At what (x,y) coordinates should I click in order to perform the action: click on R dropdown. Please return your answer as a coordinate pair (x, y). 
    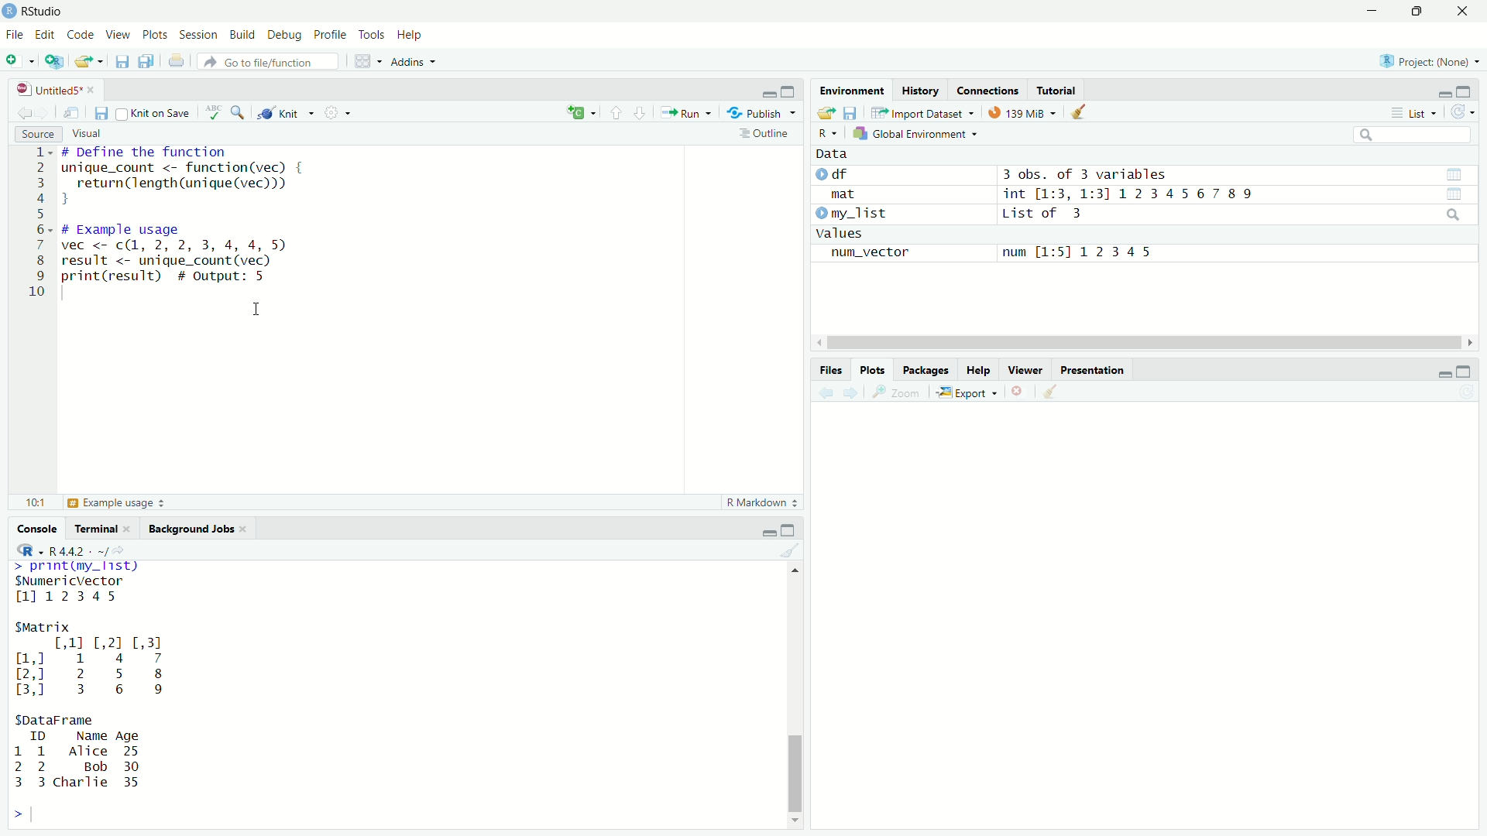
    Looking at the image, I should click on (30, 550).